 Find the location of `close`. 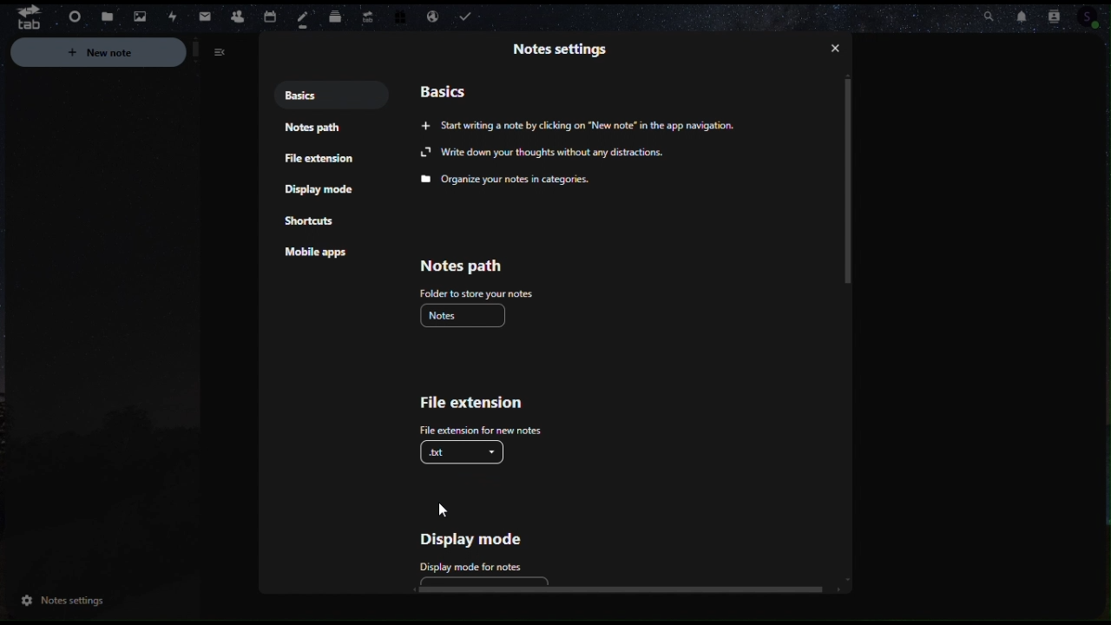

close is located at coordinates (838, 49).